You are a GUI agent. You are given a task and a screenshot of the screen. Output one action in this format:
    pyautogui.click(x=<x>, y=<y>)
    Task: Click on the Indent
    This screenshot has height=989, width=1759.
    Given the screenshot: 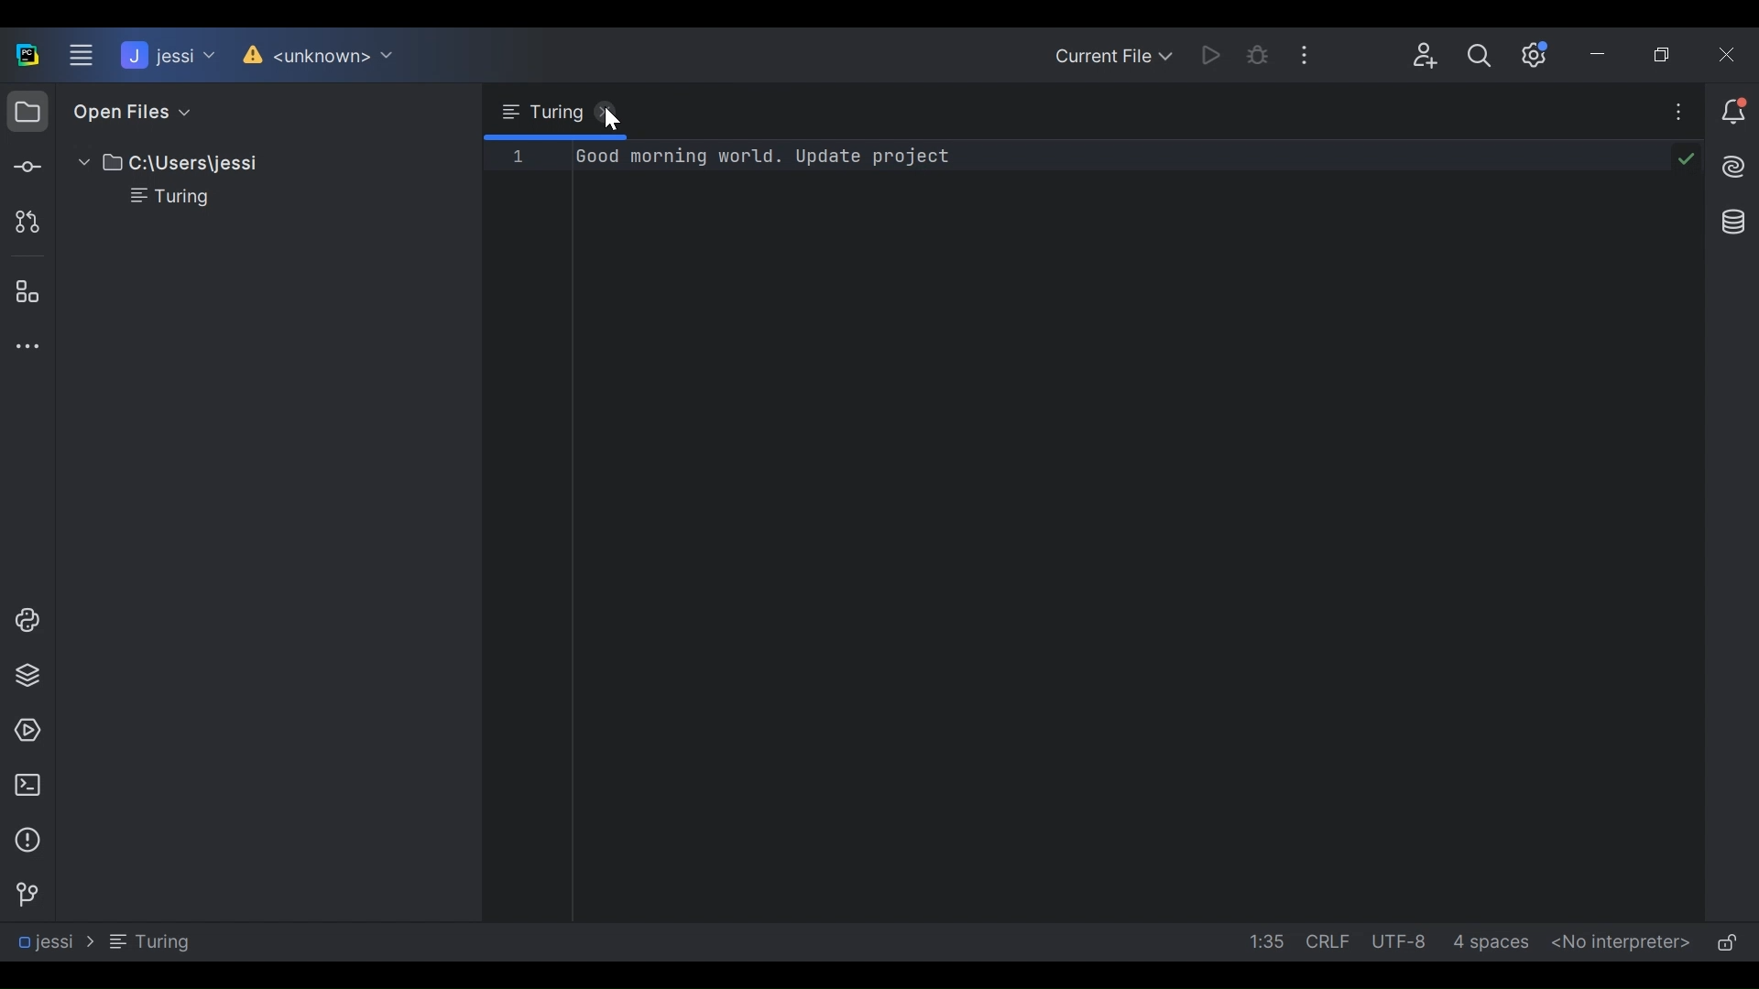 What is the action you would take?
    pyautogui.click(x=1490, y=942)
    